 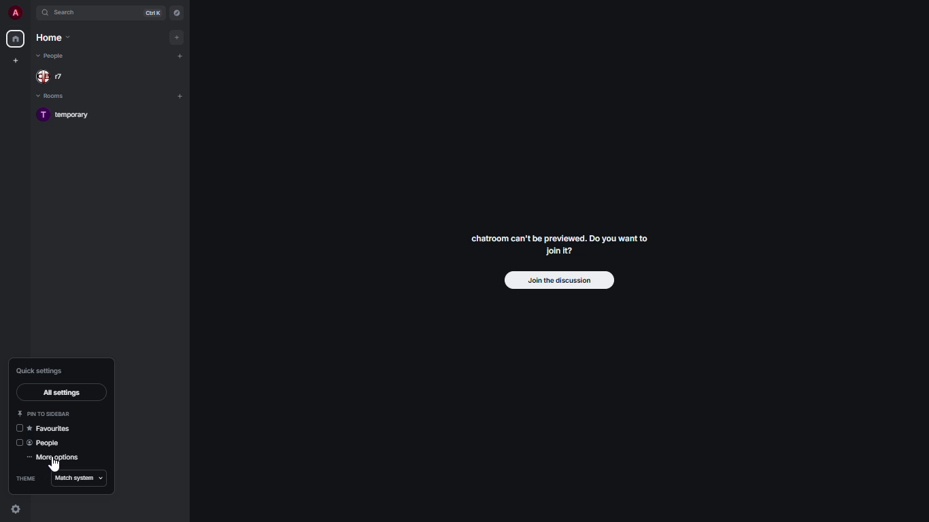 I want to click on profile, so click(x=13, y=13).